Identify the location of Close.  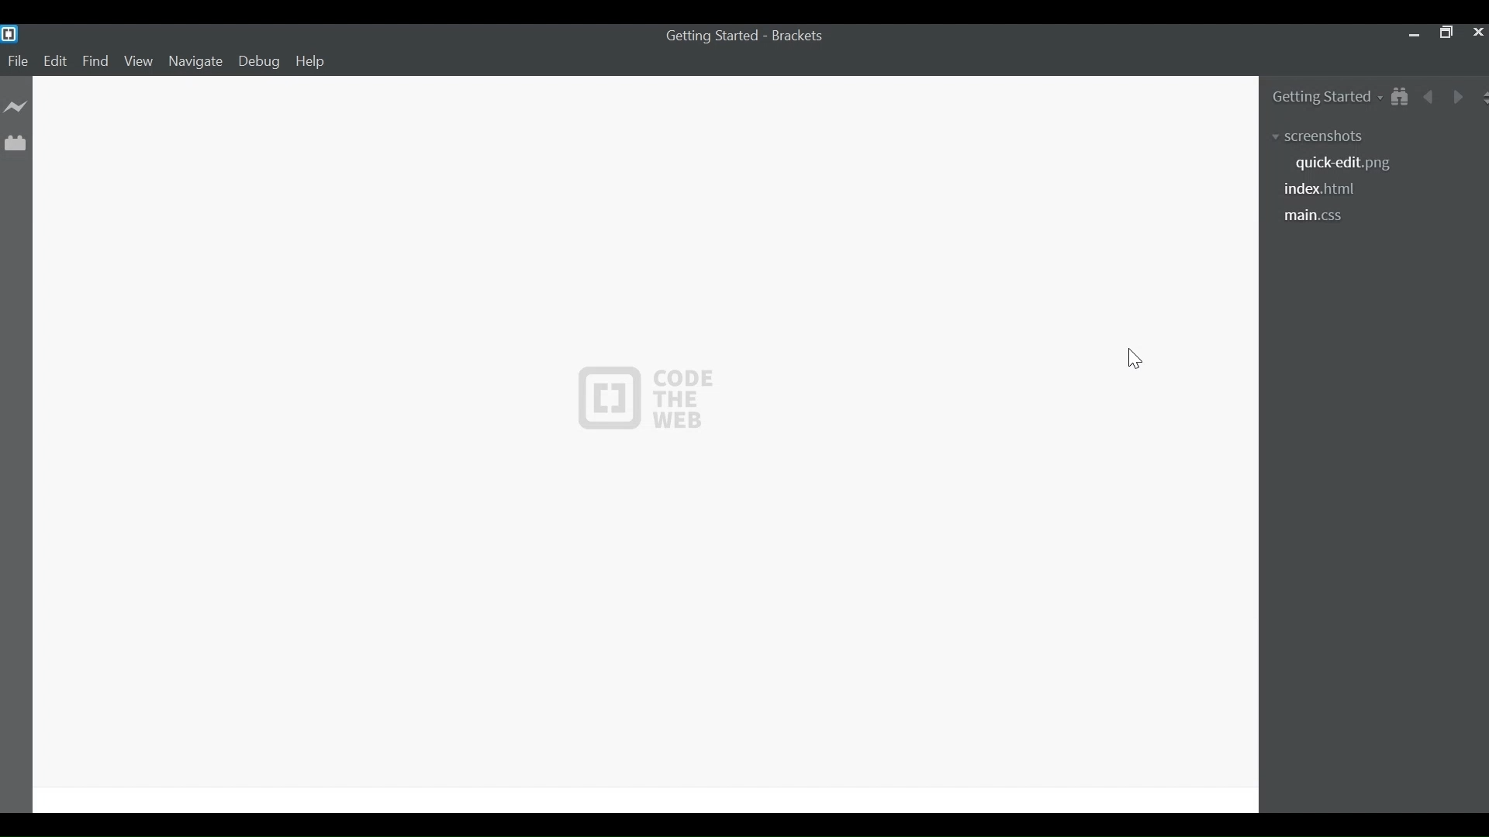
(1477, 34).